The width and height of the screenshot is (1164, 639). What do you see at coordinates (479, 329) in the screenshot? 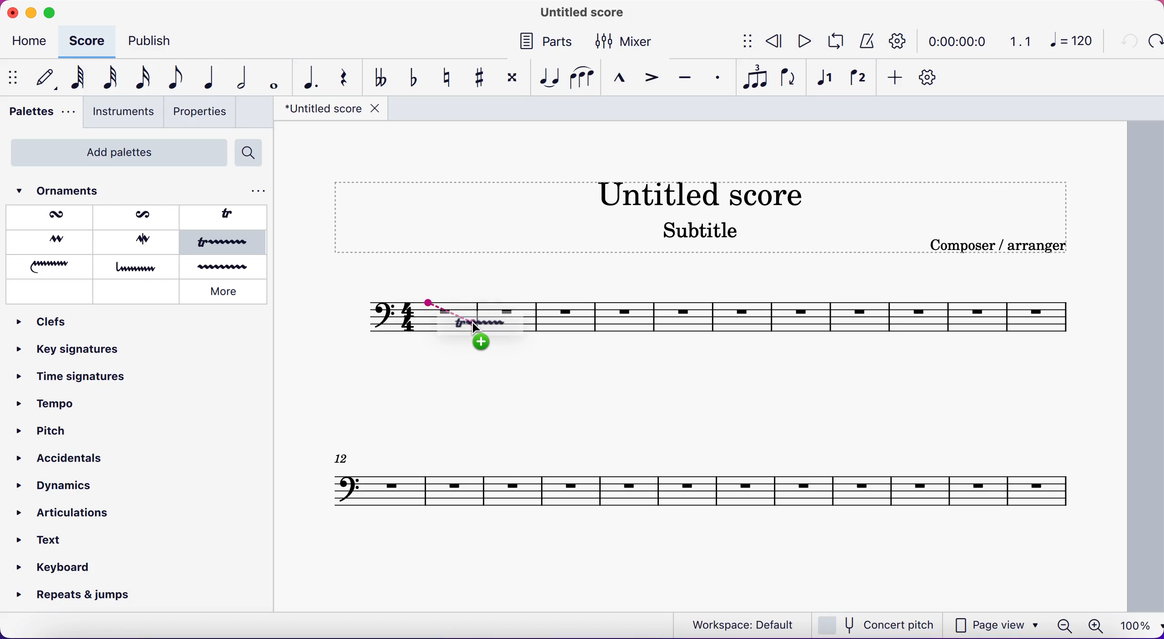
I see `cursor` at bounding box center [479, 329].